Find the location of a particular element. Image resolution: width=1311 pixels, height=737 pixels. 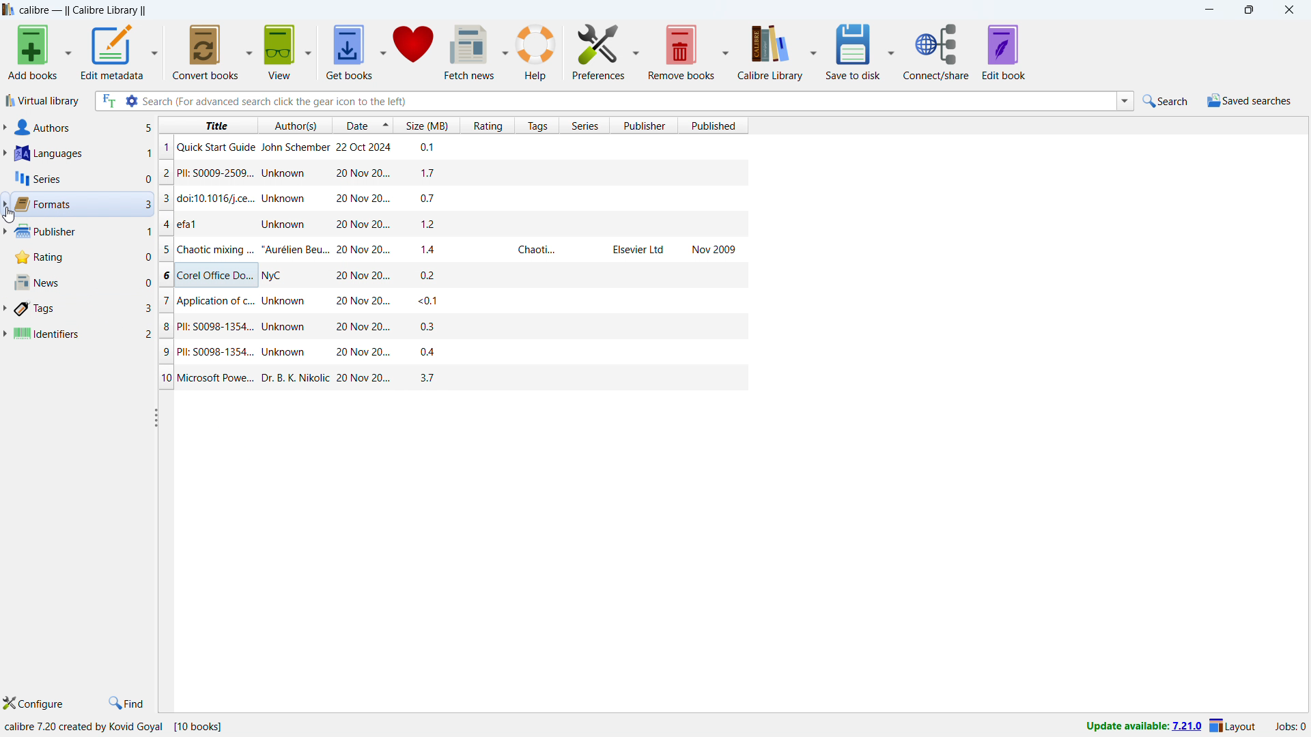

virtual library is located at coordinates (42, 100).